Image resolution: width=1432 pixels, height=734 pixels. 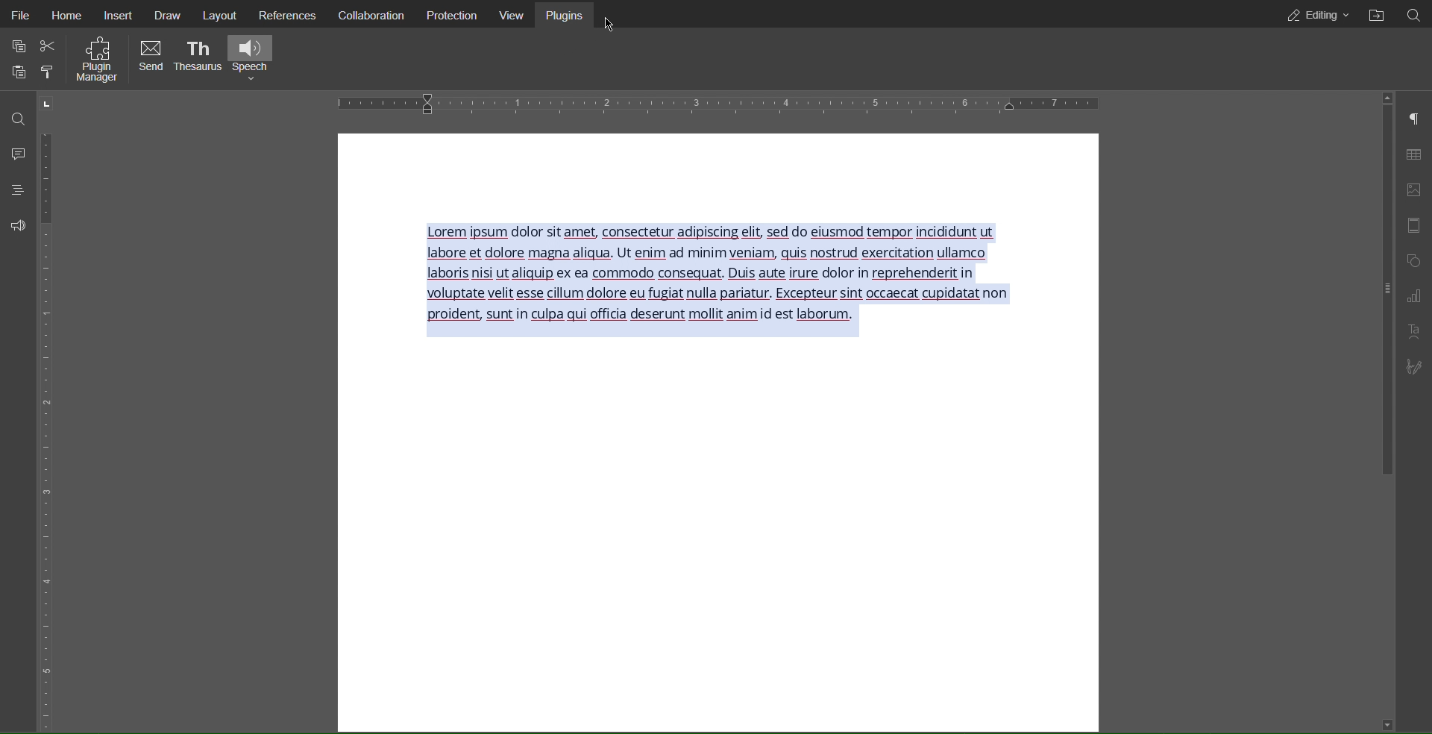 I want to click on Insert, so click(x=121, y=16).